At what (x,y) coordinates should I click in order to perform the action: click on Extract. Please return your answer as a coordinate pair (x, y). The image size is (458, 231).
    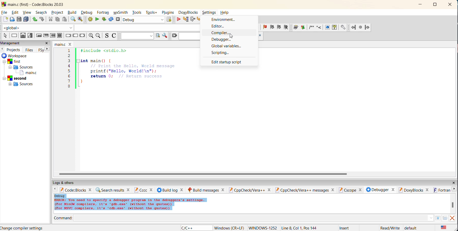
    Looking at the image, I should click on (303, 28).